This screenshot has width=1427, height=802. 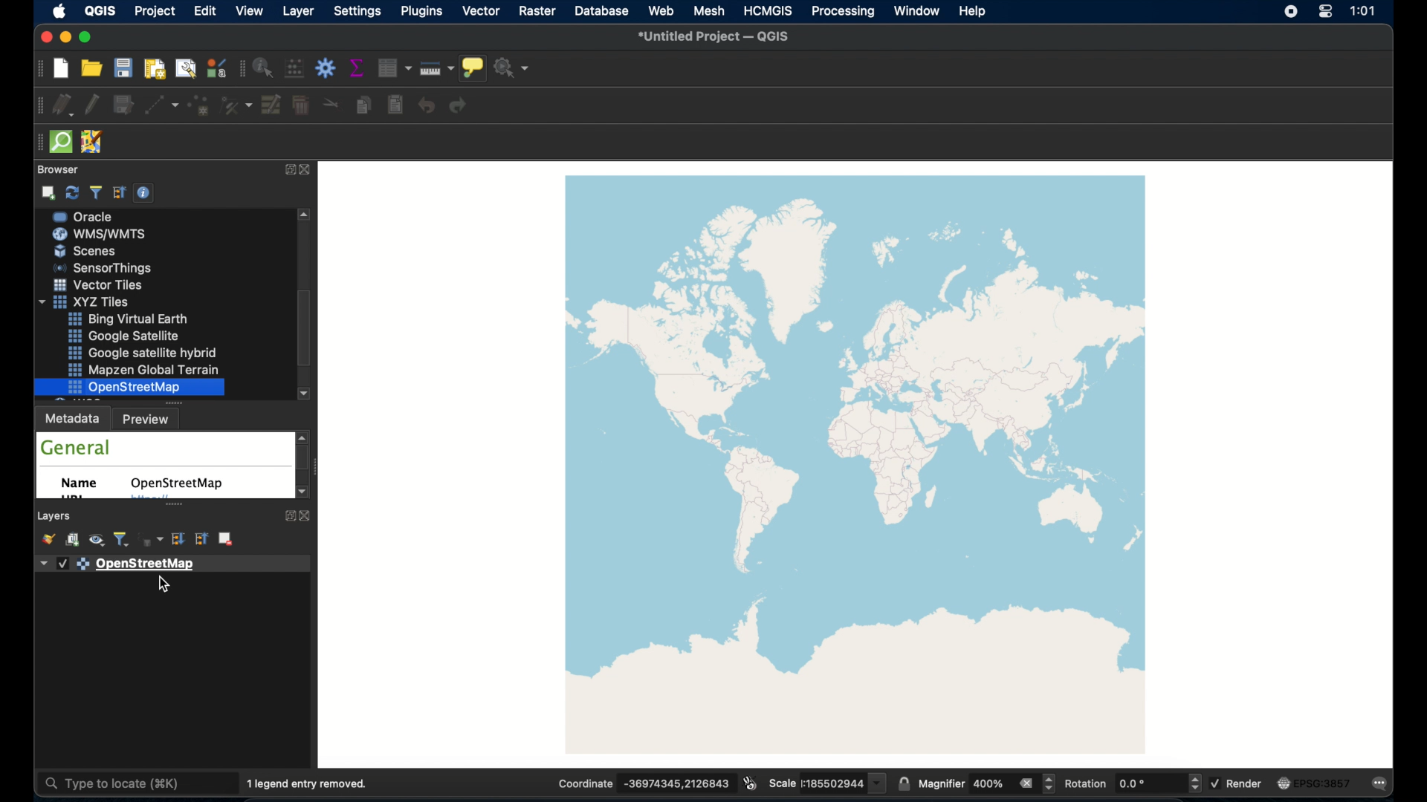 What do you see at coordinates (152, 540) in the screenshot?
I see `filter legend by expression ` at bounding box center [152, 540].